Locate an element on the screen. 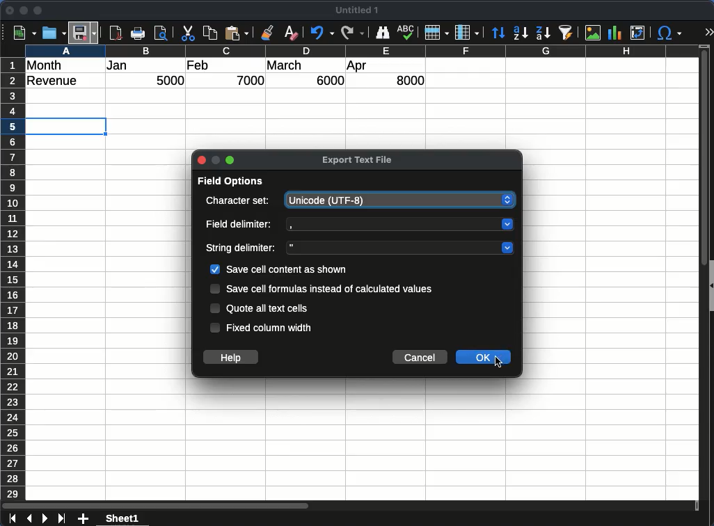  string delimiter is located at coordinates (243, 248).